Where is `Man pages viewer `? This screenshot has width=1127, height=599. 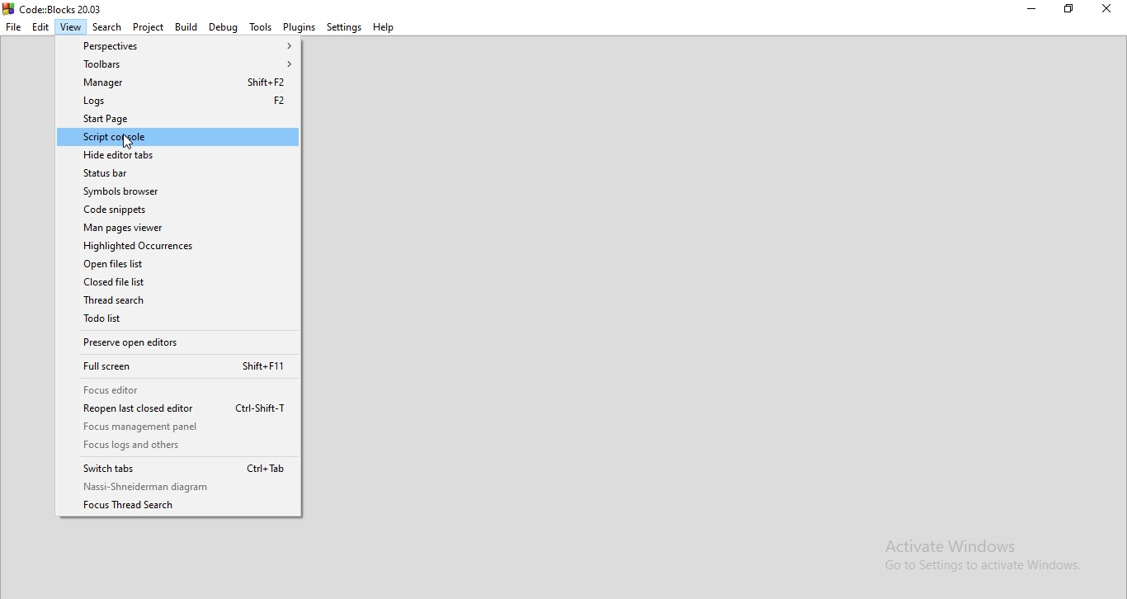 Man pages viewer  is located at coordinates (177, 228).